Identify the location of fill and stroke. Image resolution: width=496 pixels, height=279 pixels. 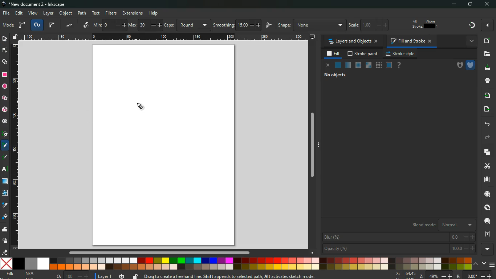
(412, 40).